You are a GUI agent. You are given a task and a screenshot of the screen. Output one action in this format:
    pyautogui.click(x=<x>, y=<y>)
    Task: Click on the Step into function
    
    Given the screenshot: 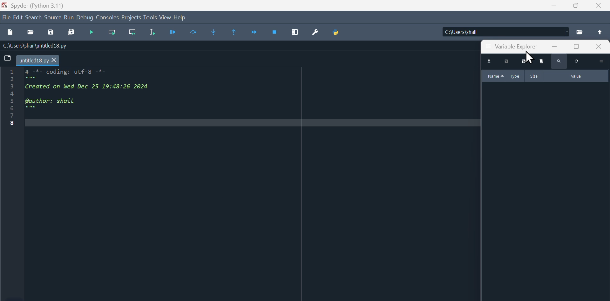 What is the action you would take?
    pyautogui.click(x=219, y=34)
    